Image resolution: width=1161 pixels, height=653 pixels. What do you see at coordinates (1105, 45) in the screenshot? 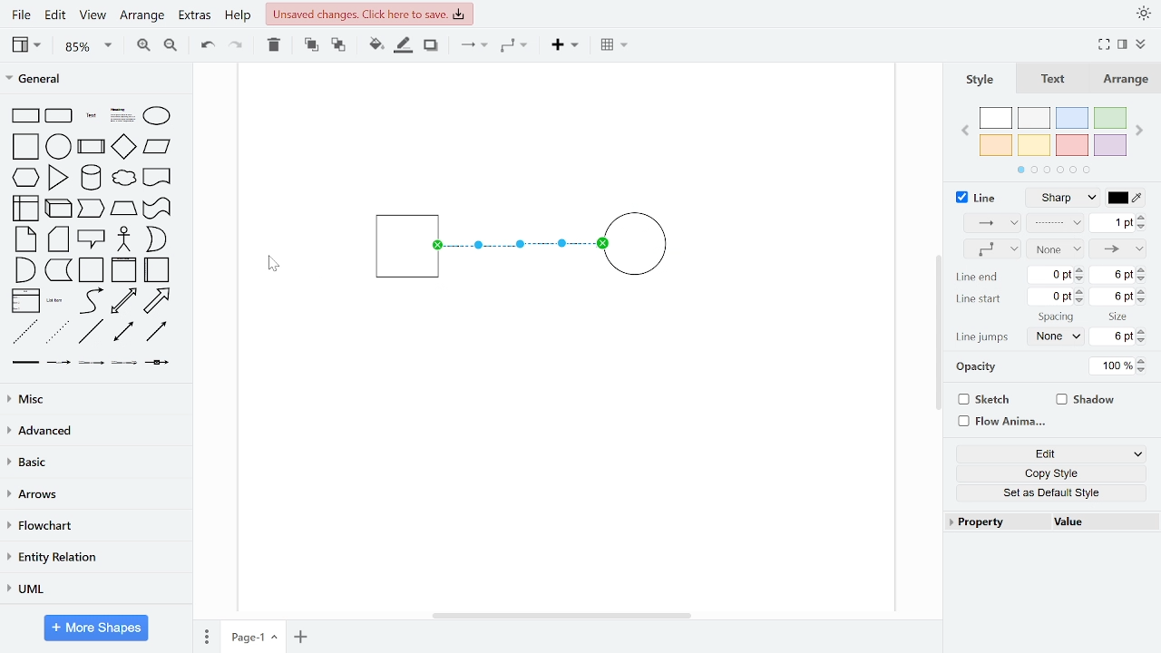
I see `full screen` at bounding box center [1105, 45].